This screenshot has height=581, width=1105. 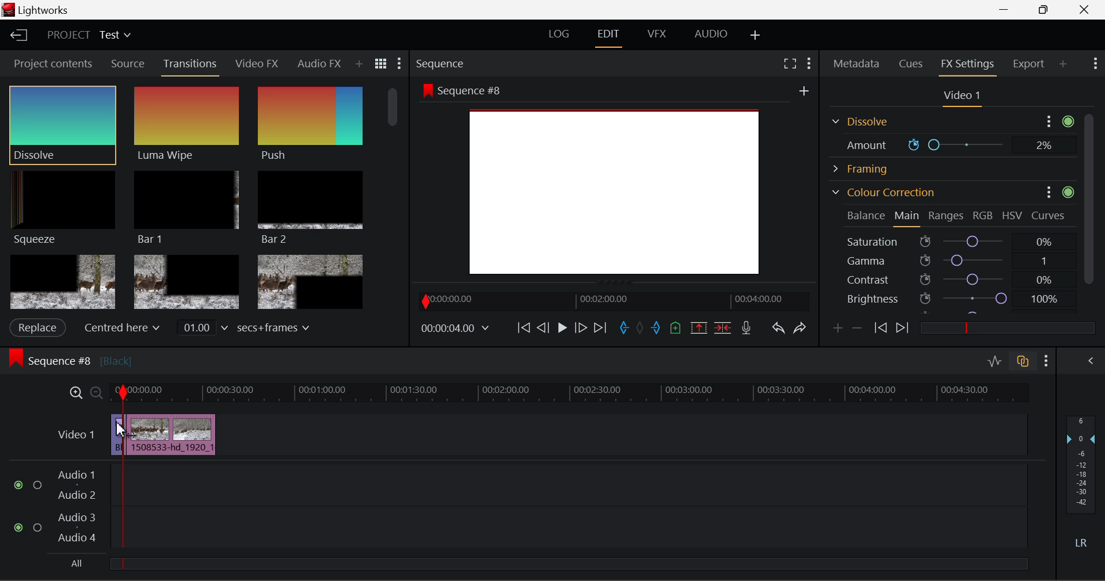 I want to click on Project Timeline, so click(x=570, y=393).